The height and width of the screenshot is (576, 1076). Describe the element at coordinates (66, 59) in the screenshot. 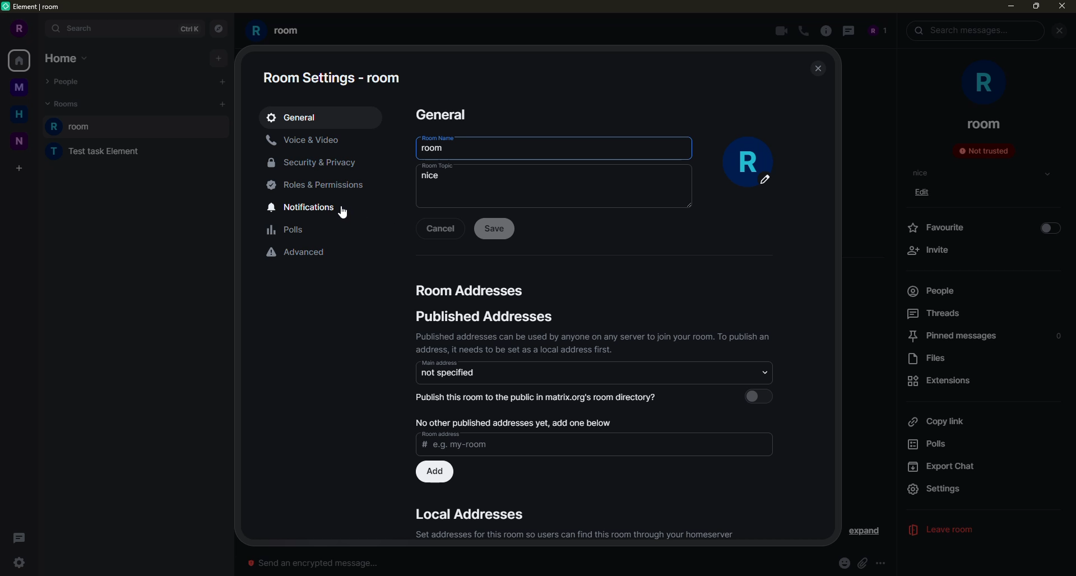

I see `home` at that location.